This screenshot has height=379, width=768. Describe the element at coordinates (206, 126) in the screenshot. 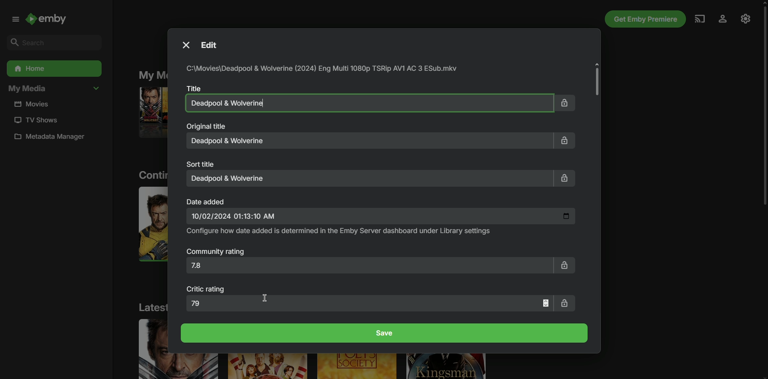

I see `Original Title` at that location.